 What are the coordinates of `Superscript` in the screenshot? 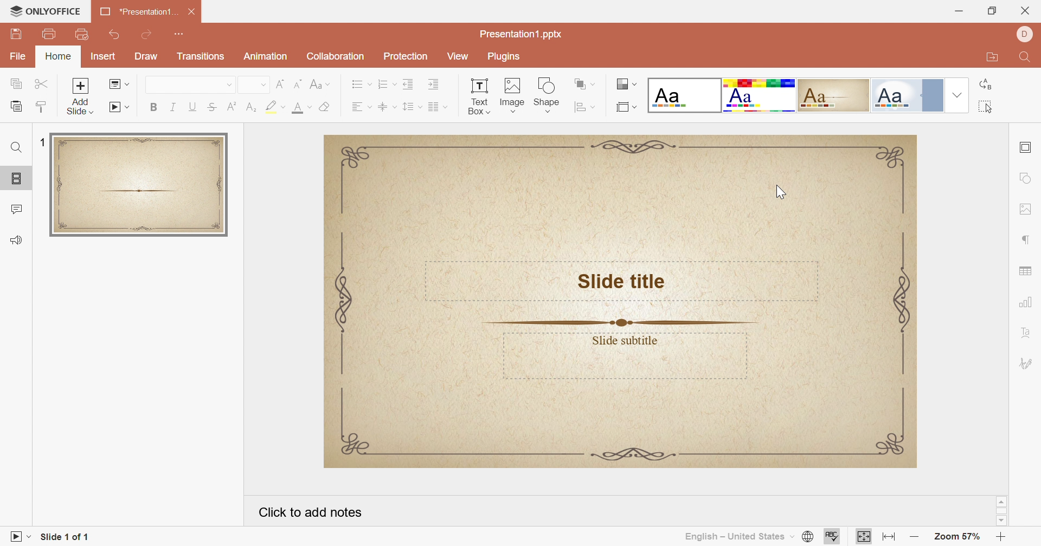 It's located at (231, 108).